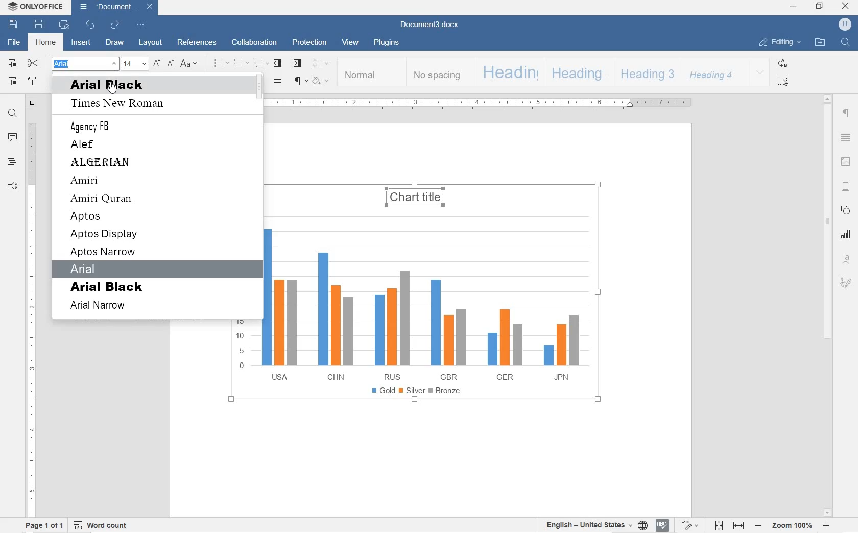 The width and height of the screenshot is (858, 533). What do you see at coordinates (105, 235) in the screenshot?
I see `APTOS DISPLAY` at bounding box center [105, 235].